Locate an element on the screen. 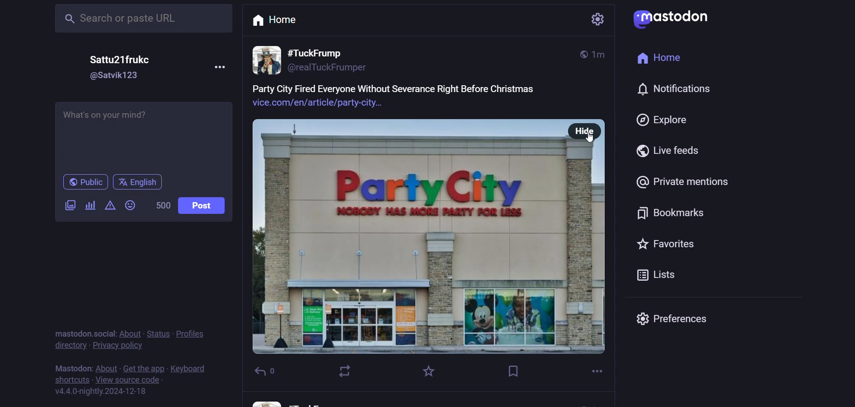 The image size is (855, 407). favorites is located at coordinates (428, 371).